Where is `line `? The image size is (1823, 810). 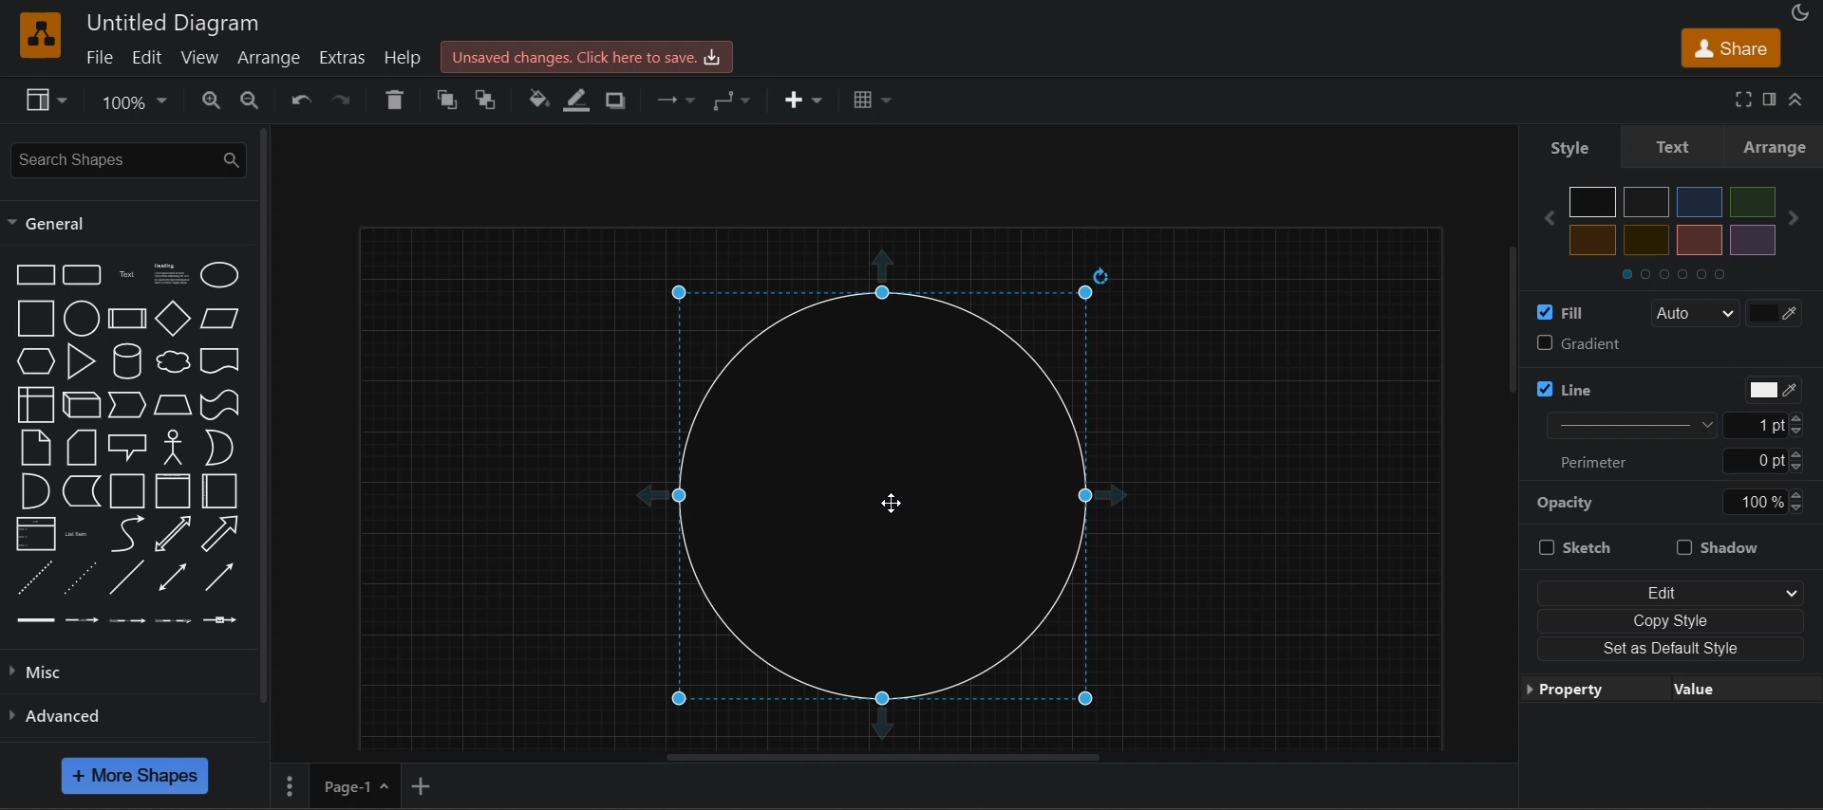
line  is located at coordinates (1674, 388).